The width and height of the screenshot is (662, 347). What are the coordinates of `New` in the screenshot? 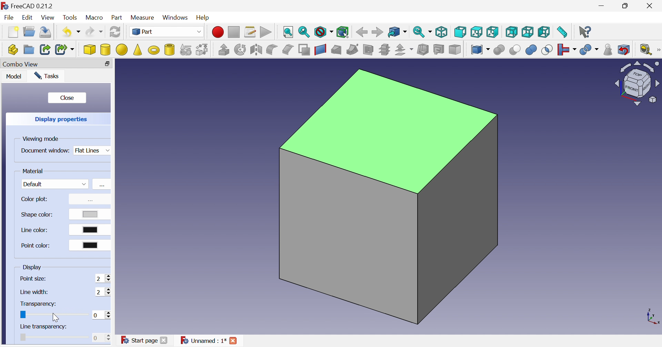 It's located at (14, 32).